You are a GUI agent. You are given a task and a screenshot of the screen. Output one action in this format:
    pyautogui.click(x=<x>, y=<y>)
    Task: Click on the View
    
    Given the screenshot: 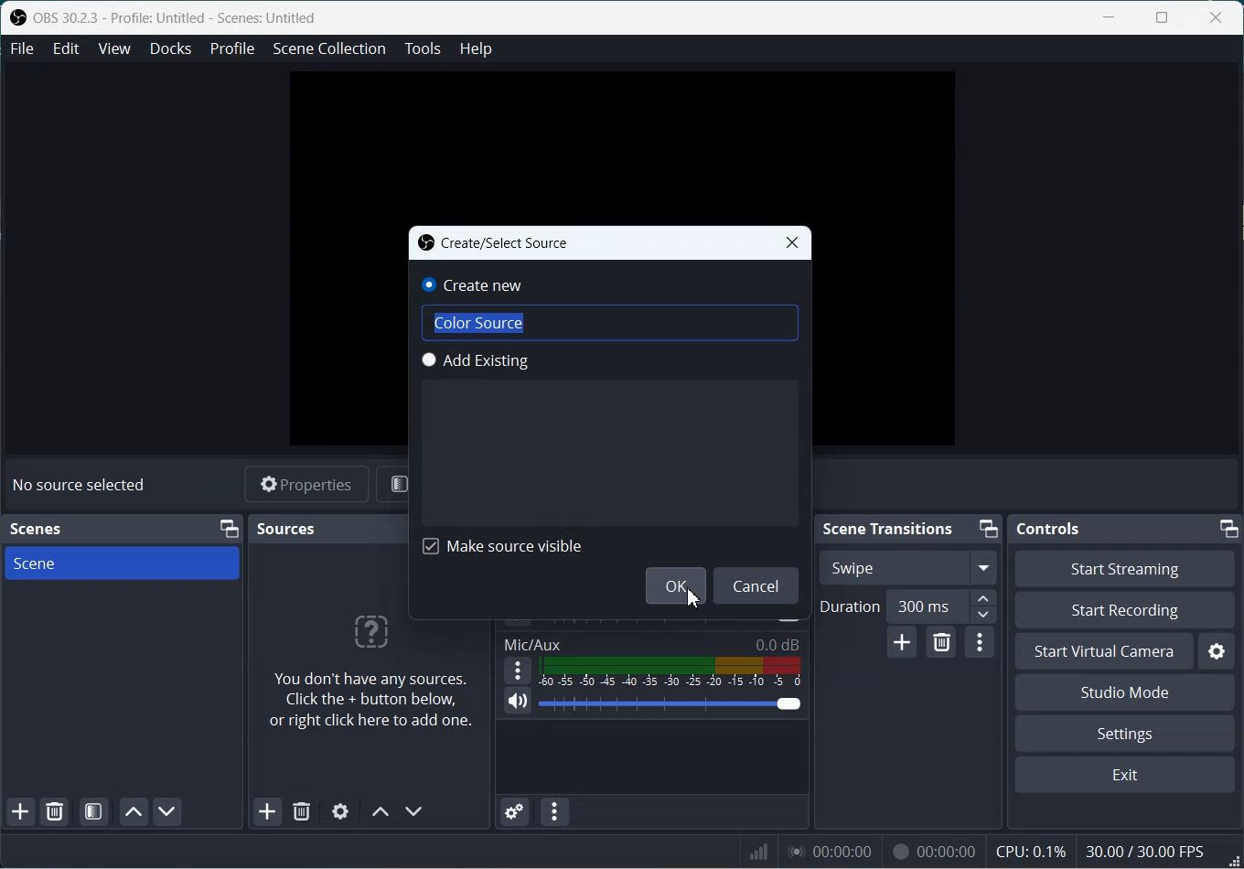 What is the action you would take?
    pyautogui.click(x=114, y=48)
    